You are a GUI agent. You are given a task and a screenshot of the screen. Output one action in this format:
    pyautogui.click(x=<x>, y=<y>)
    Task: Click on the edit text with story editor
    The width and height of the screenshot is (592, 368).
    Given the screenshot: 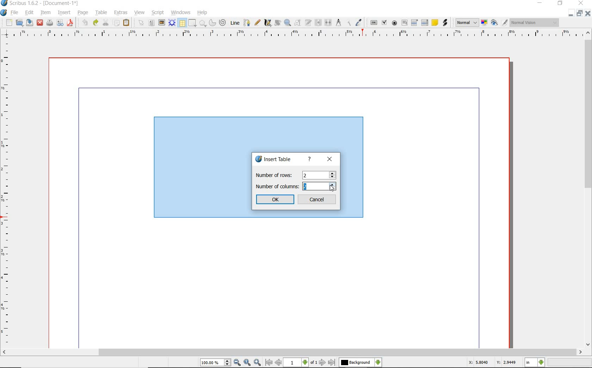 What is the action you would take?
    pyautogui.click(x=308, y=22)
    